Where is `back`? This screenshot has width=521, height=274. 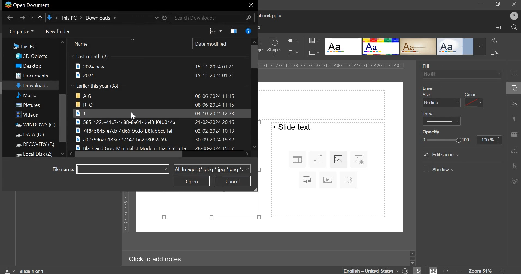
back is located at coordinates (10, 18).